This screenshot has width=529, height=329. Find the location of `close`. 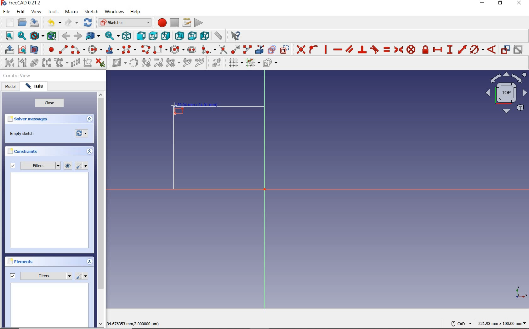

close is located at coordinates (49, 104).